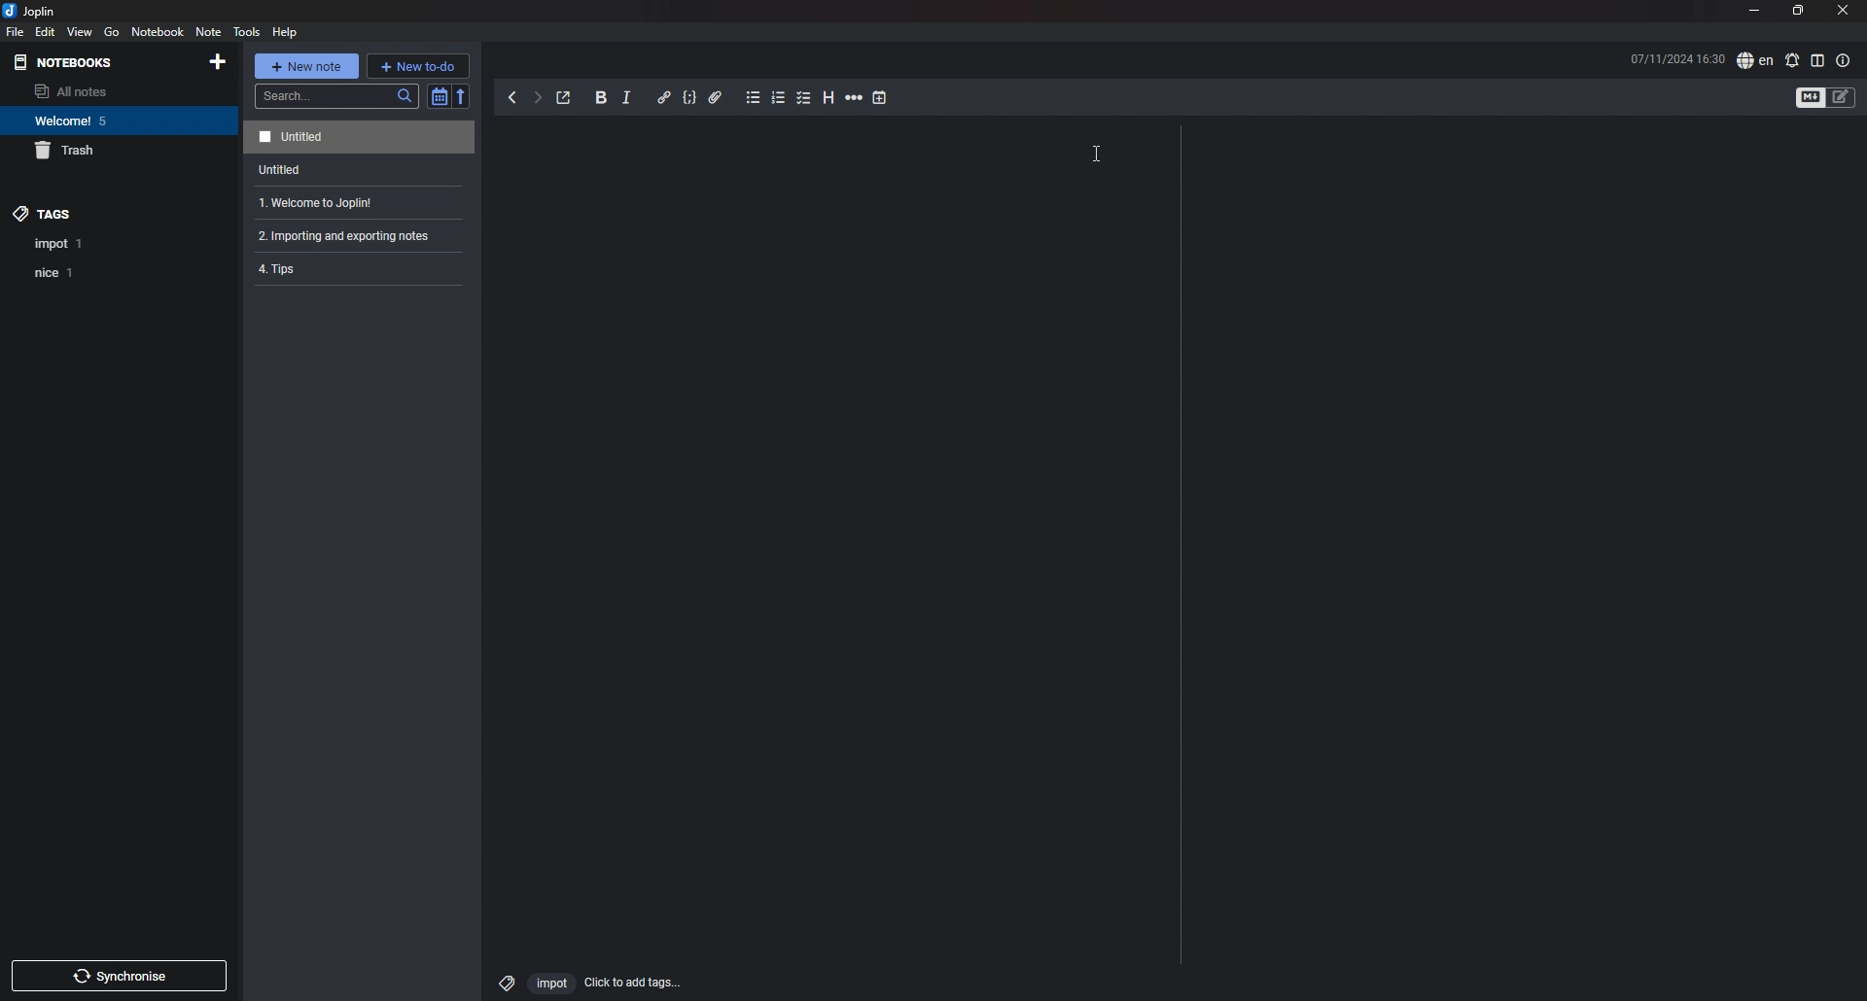 Image resolution: width=1867 pixels, height=1001 pixels. What do you see at coordinates (218, 62) in the screenshot?
I see `add notebook` at bounding box center [218, 62].